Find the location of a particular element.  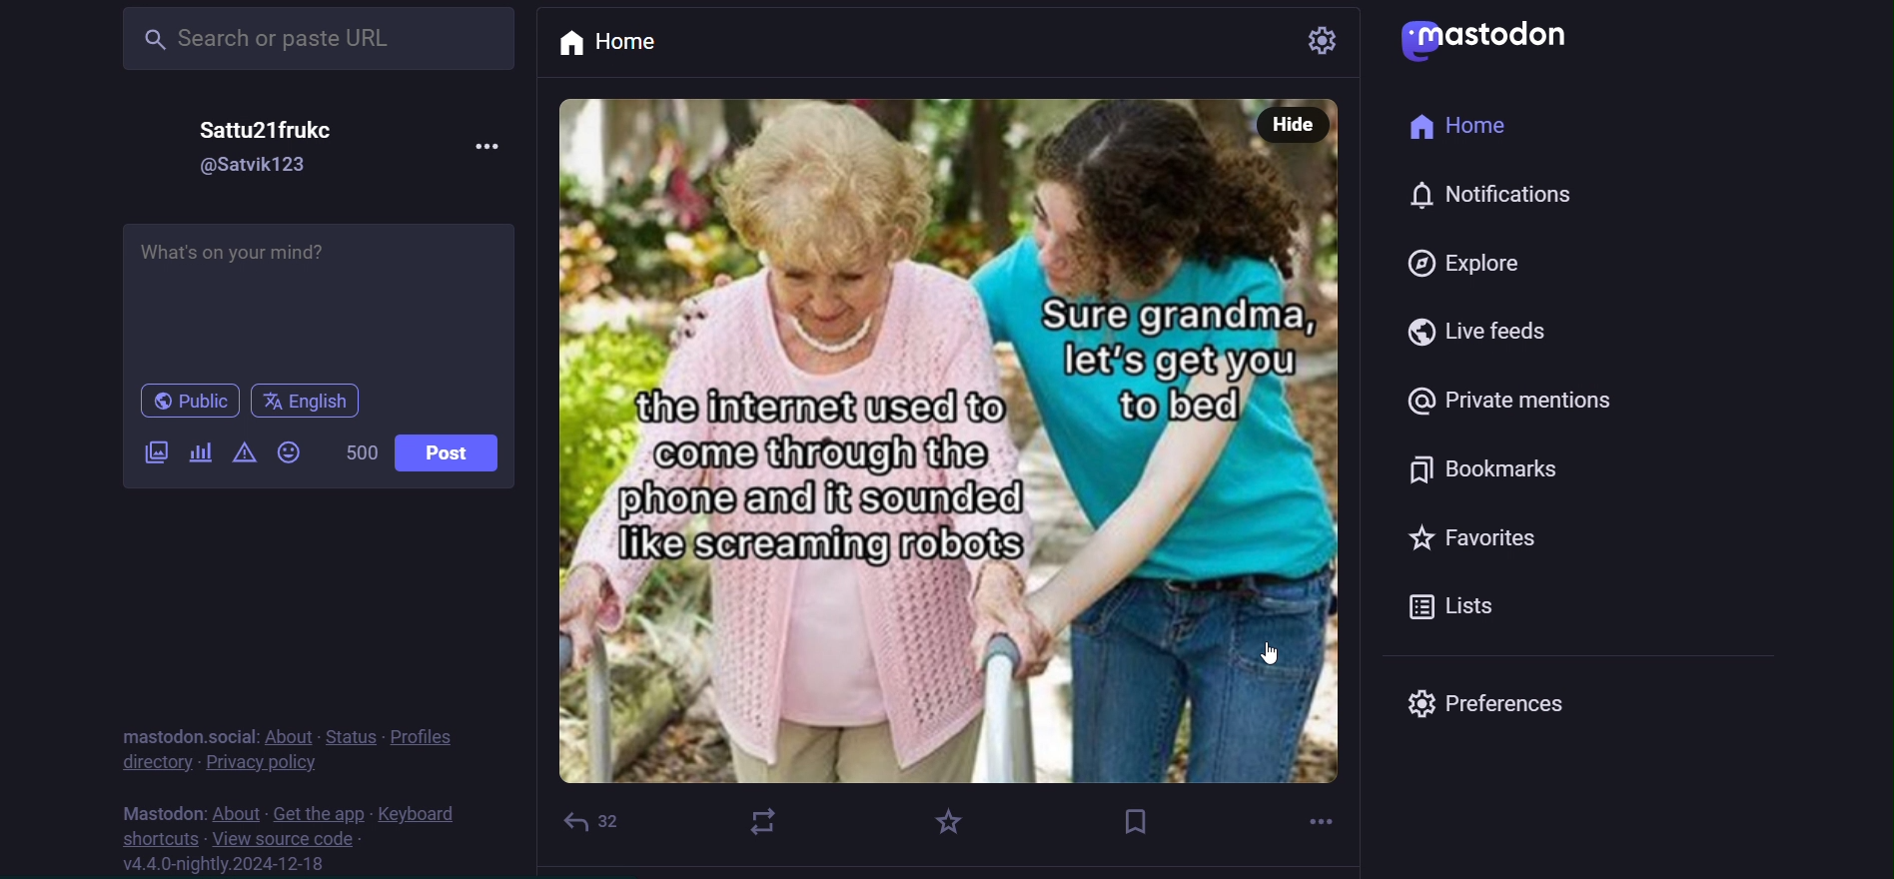

live feed is located at coordinates (1493, 329).